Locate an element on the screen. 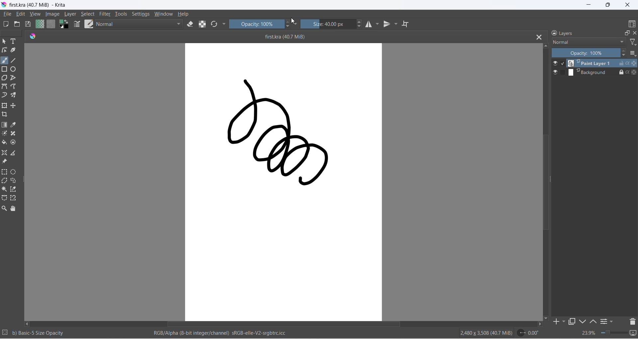  move layer or mask down is located at coordinates (583, 321).